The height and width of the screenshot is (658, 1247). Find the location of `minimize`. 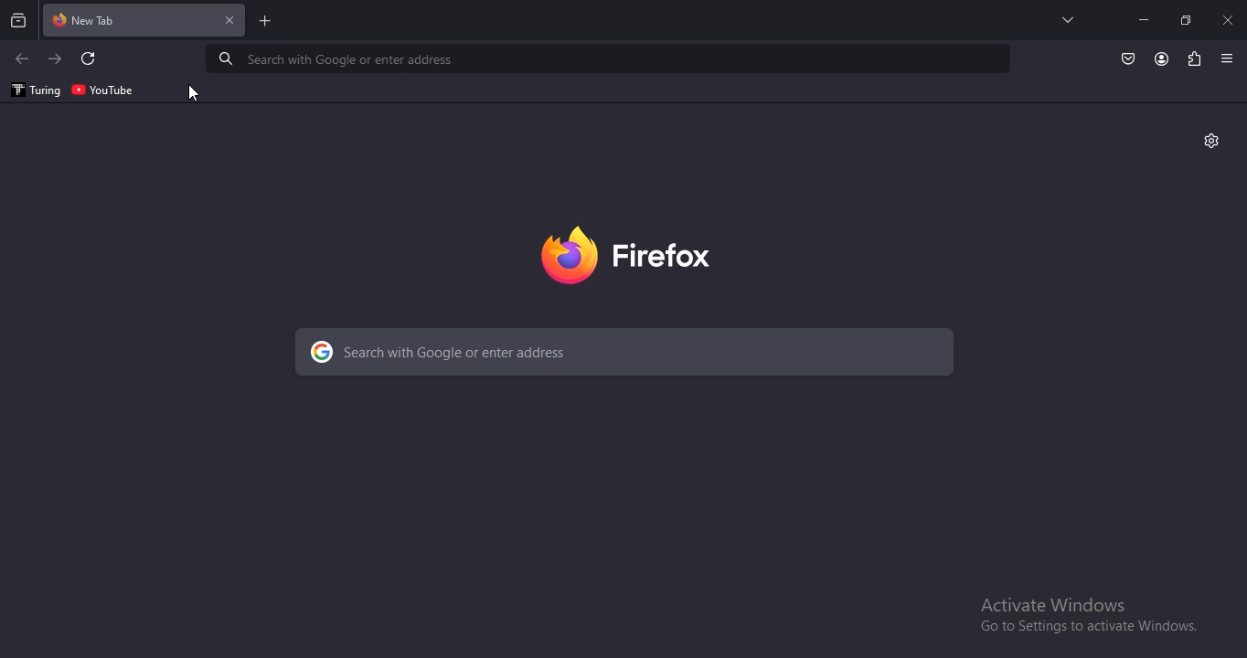

minimize is located at coordinates (1144, 20).